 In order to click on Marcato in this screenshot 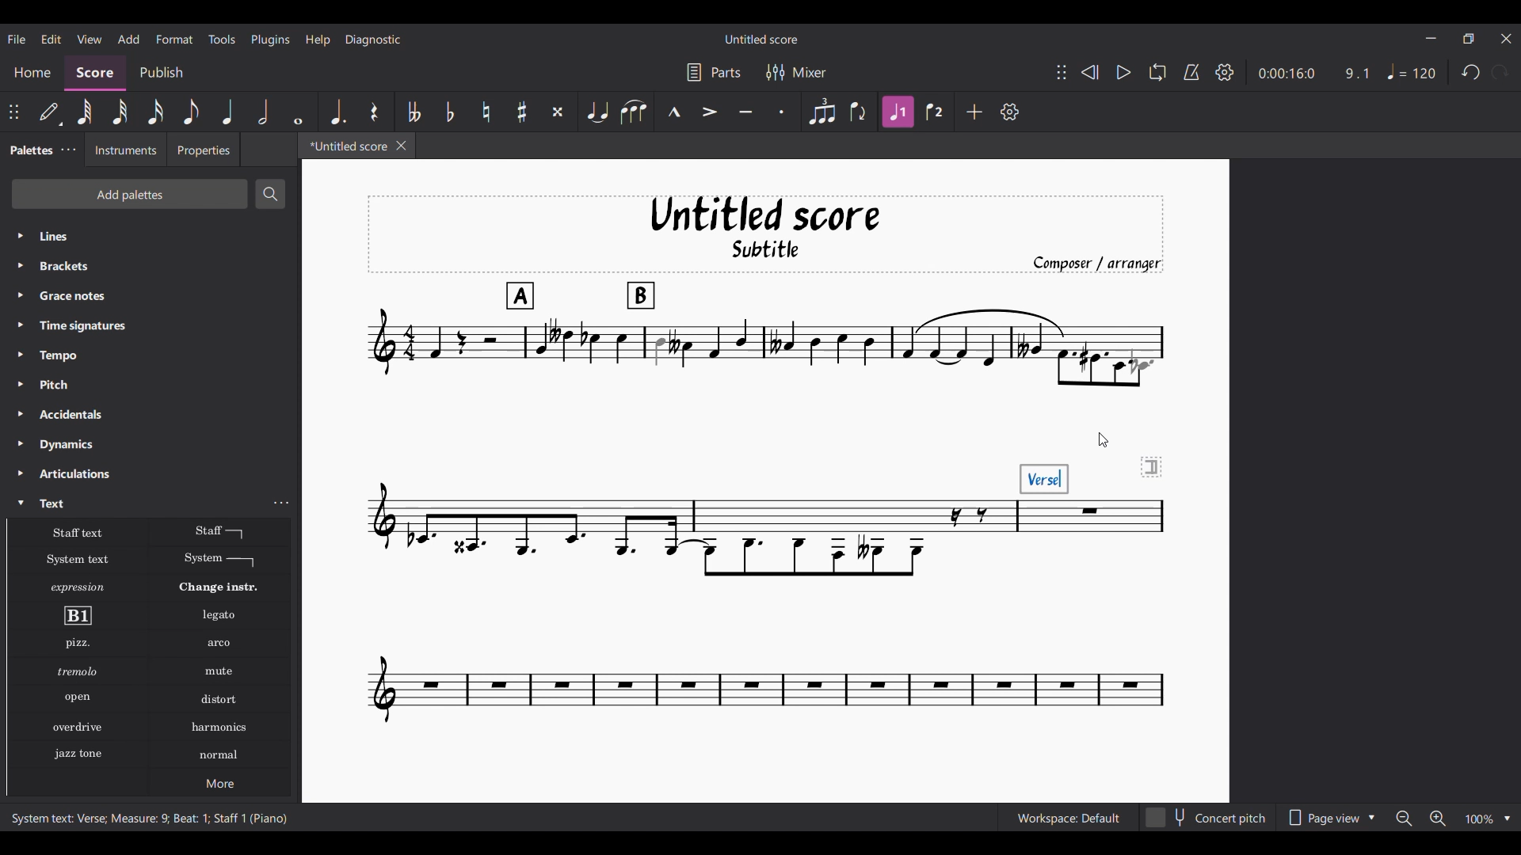, I will do `click(674, 112)`.